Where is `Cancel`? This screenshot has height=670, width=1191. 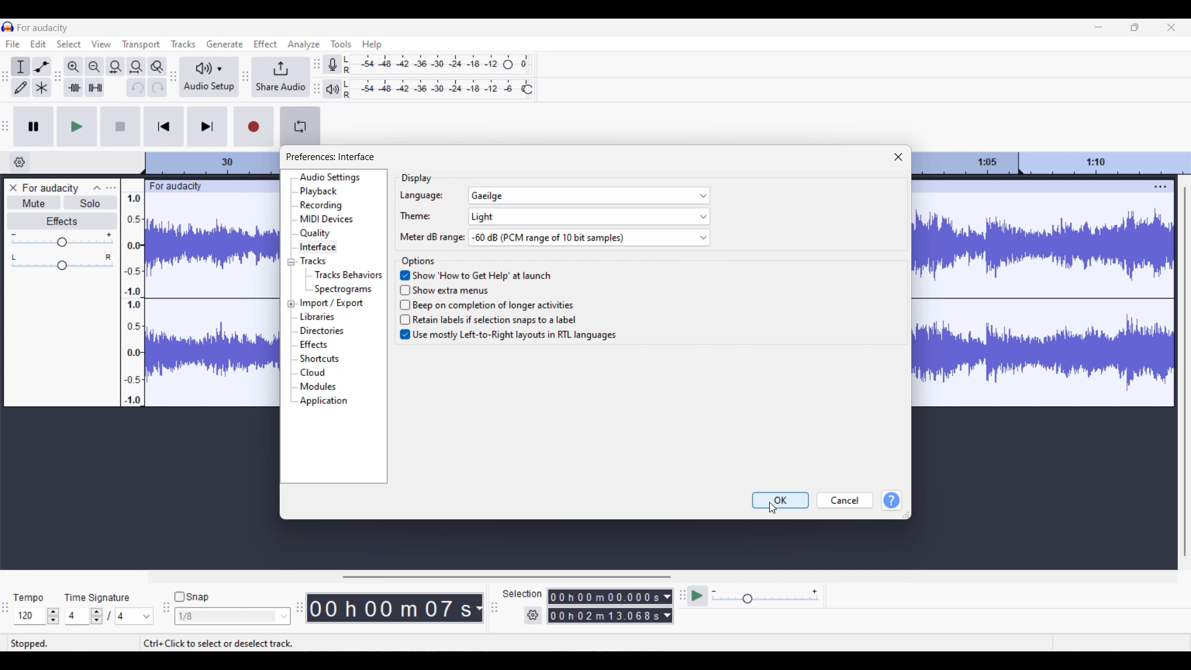 Cancel is located at coordinates (845, 501).